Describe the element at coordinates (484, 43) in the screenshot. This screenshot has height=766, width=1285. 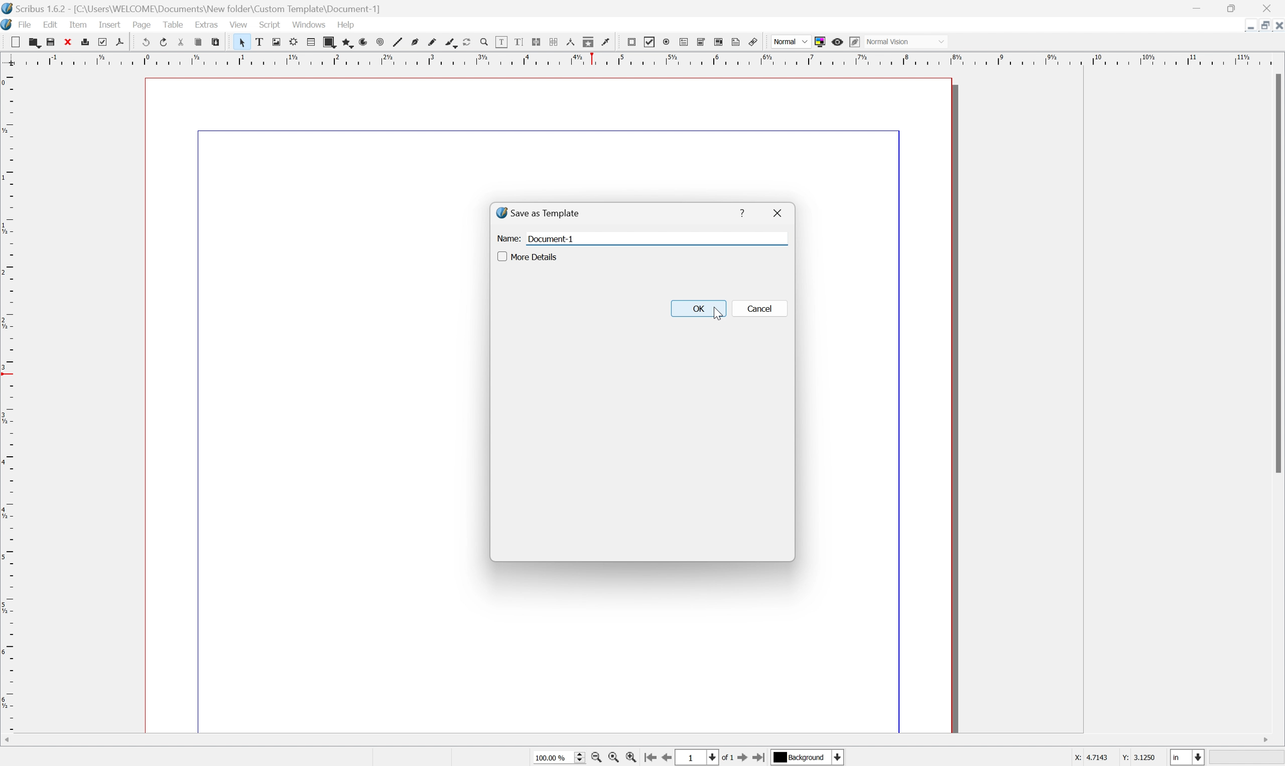
I see `Zoom in or zoom out` at that location.